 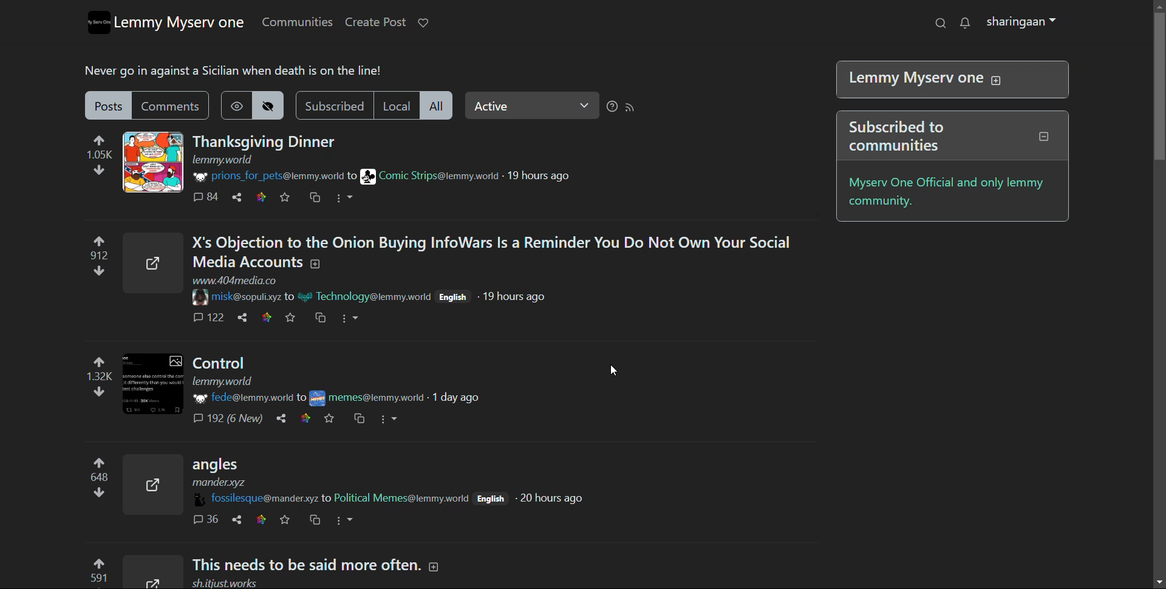 What do you see at coordinates (1155, 583) in the screenshot?
I see `Scroll arrow down` at bounding box center [1155, 583].